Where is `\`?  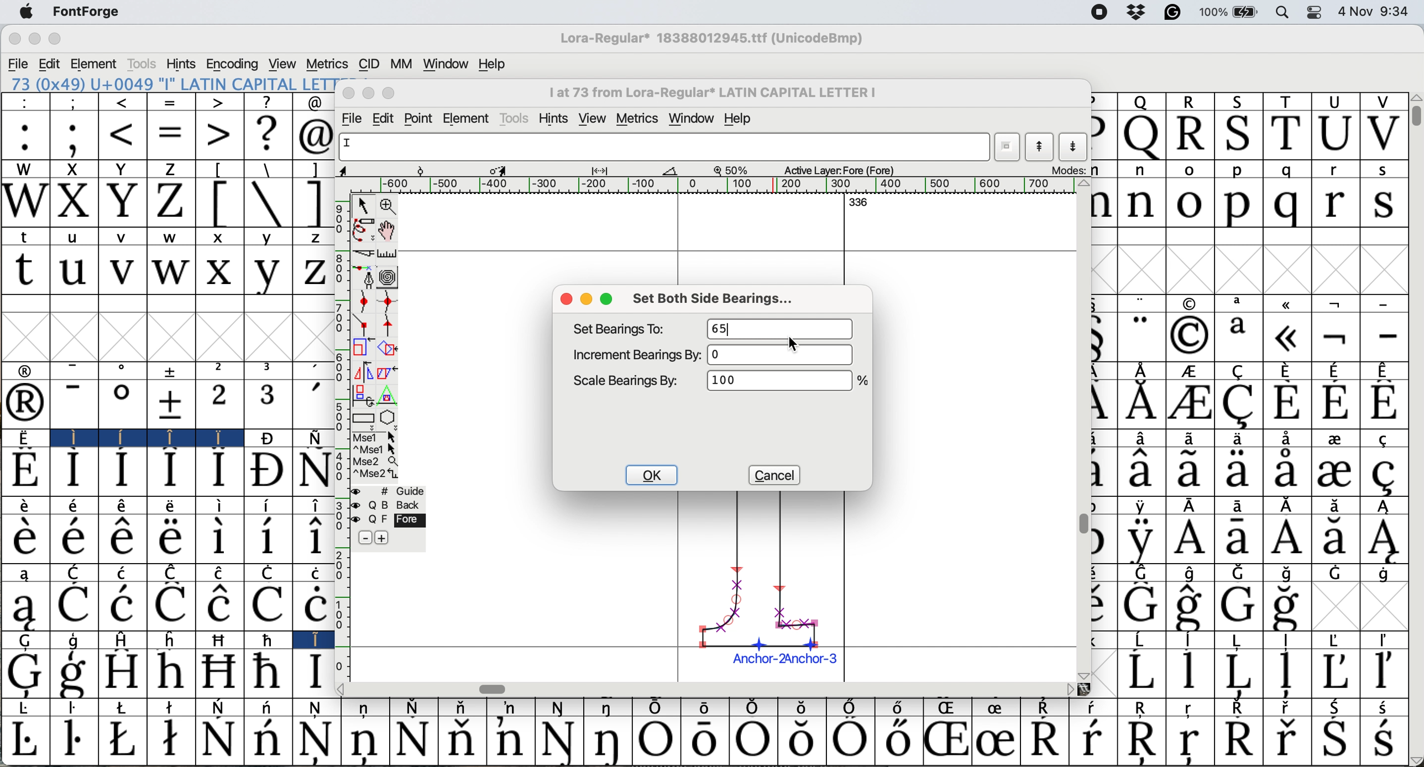
\ is located at coordinates (268, 203).